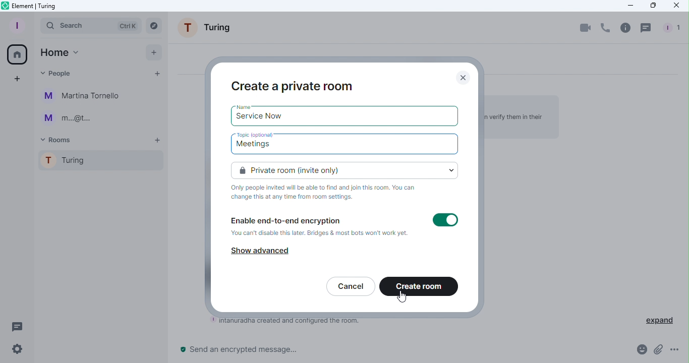  Describe the element at coordinates (156, 75) in the screenshot. I see `Start chat` at that location.